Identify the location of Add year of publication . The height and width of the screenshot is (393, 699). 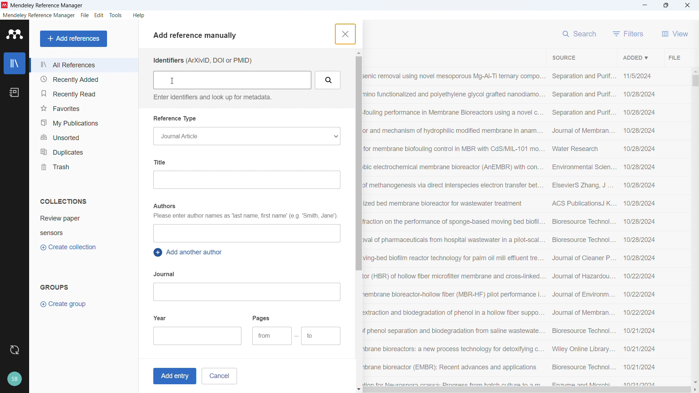
(198, 336).